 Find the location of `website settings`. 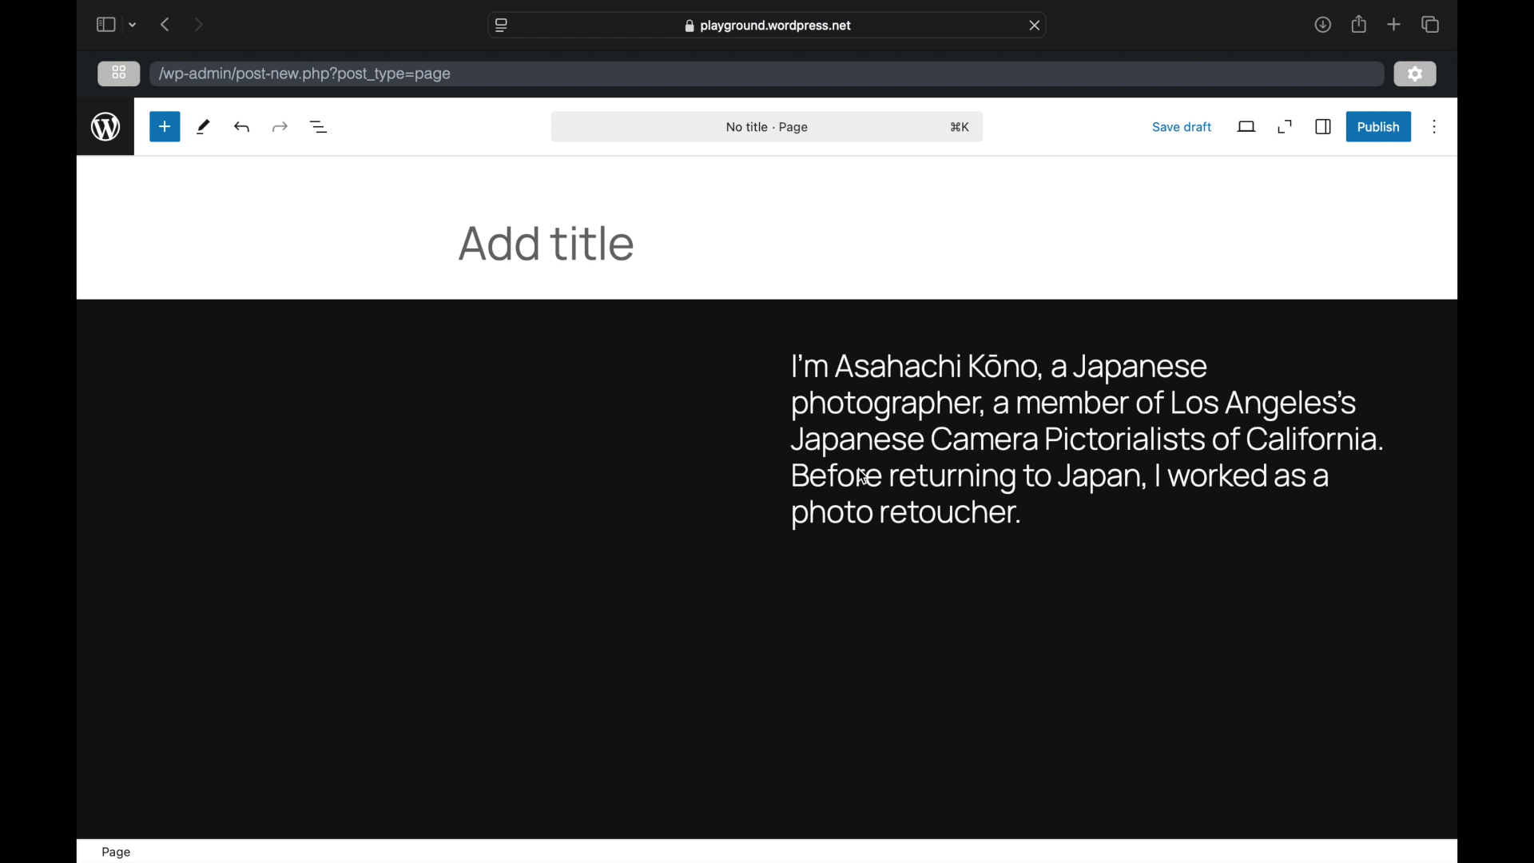

website settings is located at coordinates (499, 26).